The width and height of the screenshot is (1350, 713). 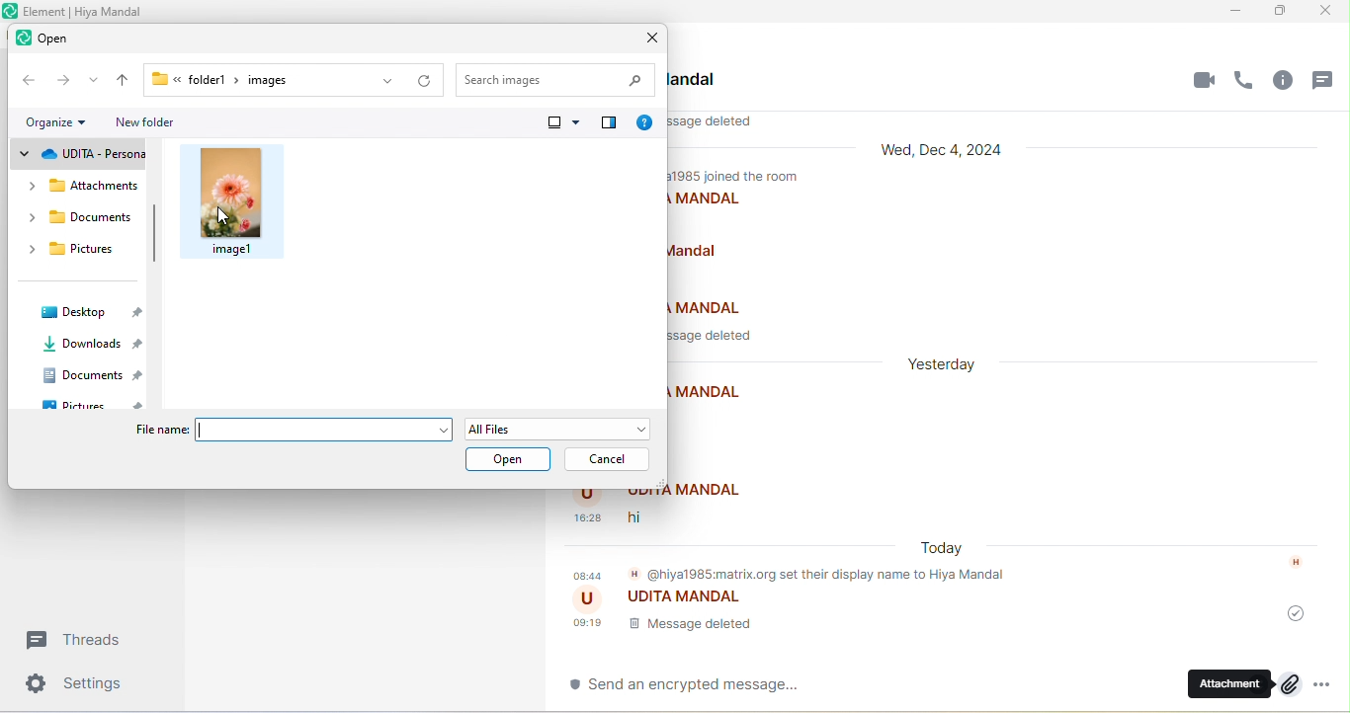 I want to click on time, so click(x=589, y=519).